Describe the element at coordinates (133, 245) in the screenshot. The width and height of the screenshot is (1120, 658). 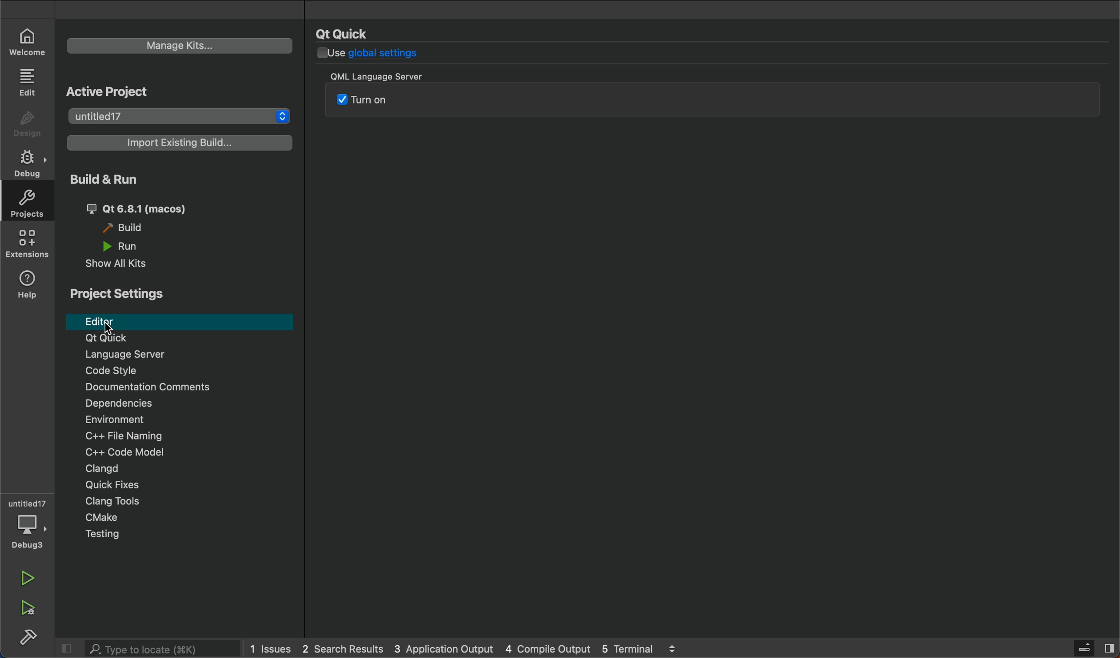
I see `run` at that location.